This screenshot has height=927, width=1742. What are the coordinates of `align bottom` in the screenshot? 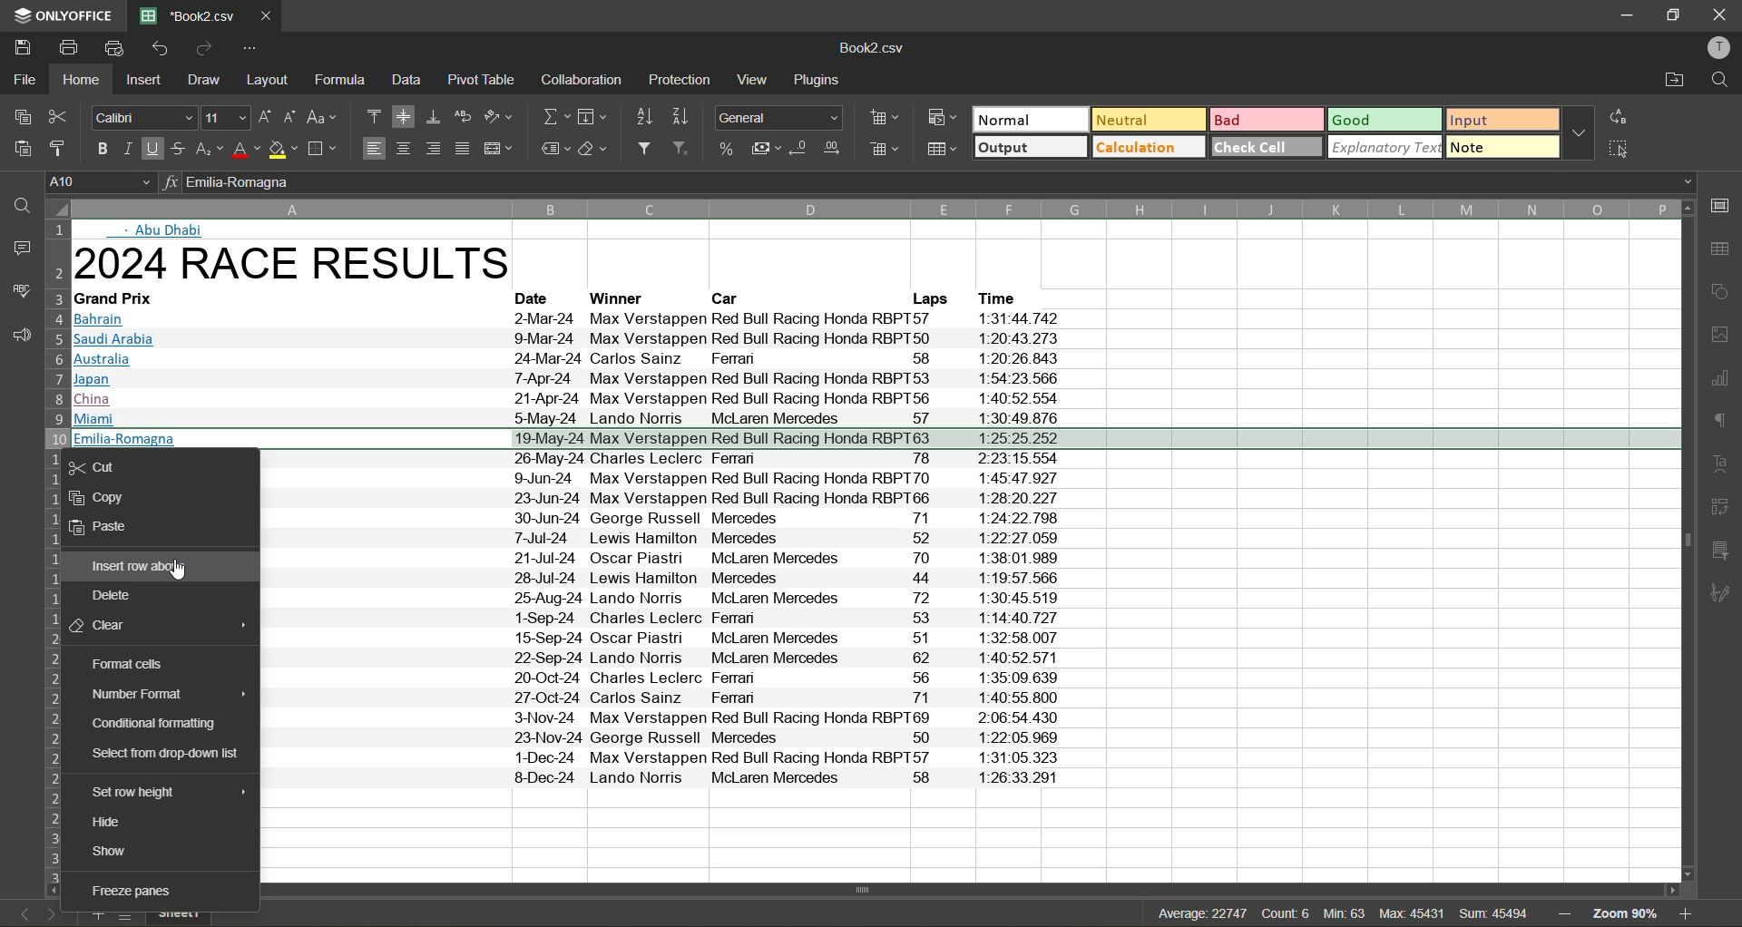 It's located at (432, 118).